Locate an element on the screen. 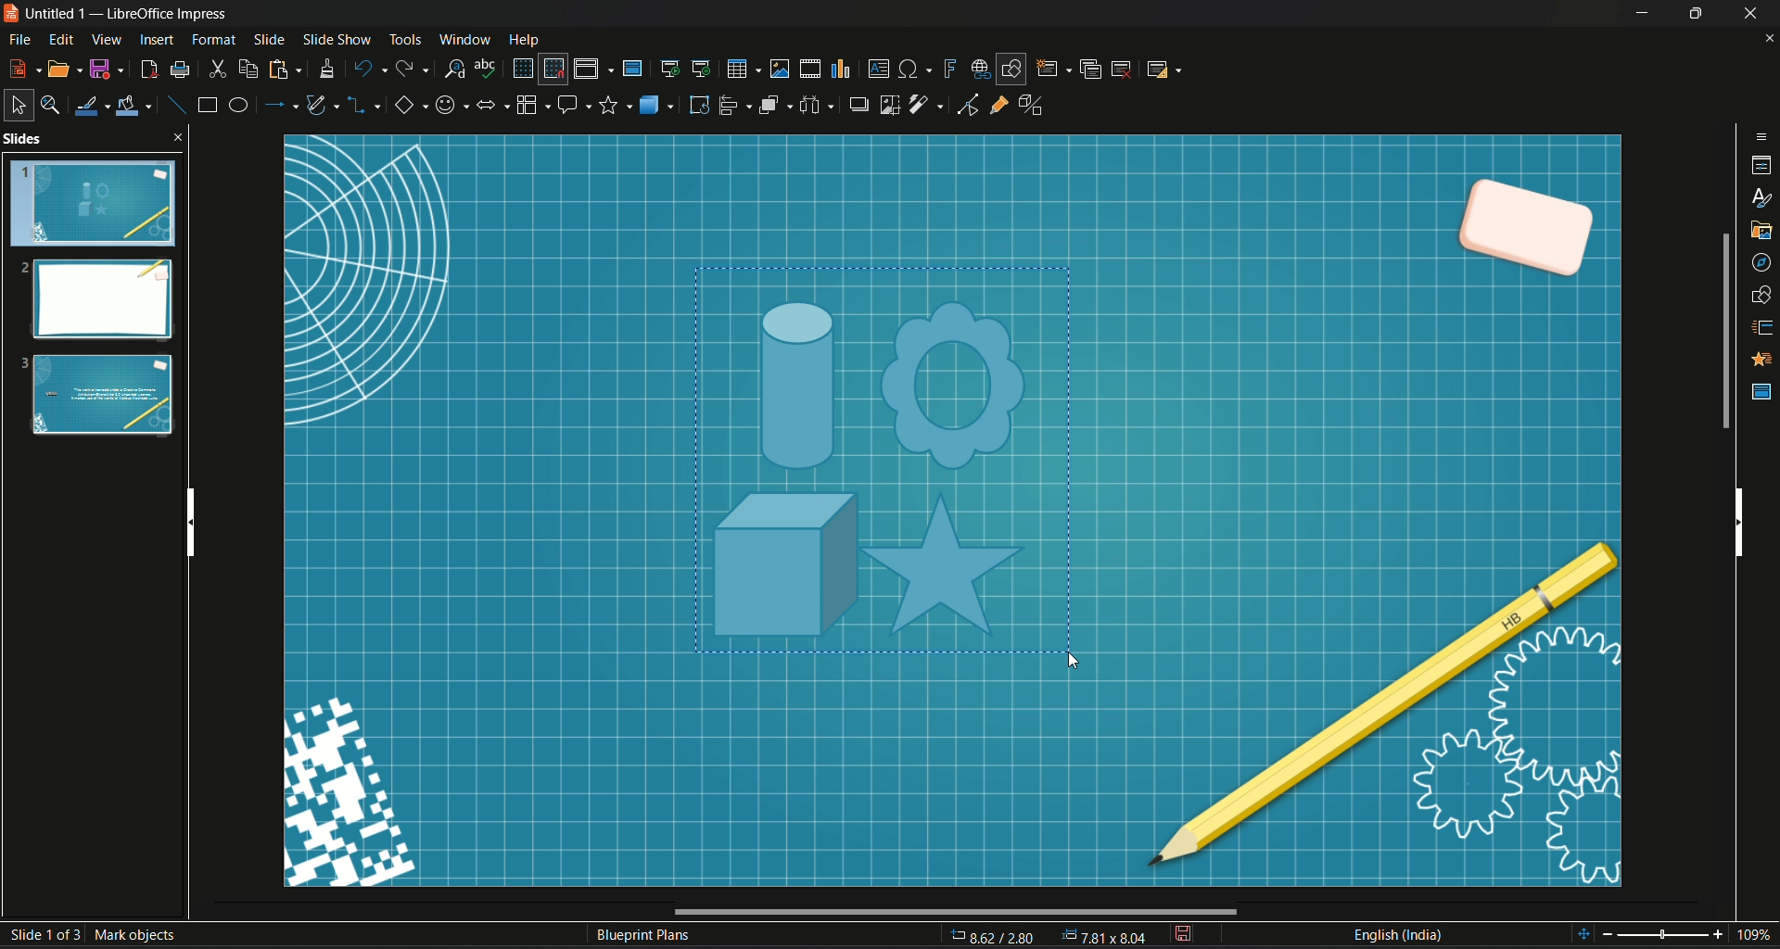 Image resolution: width=1780 pixels, height=949 pixels. save is located at coordinates (1182, 935).